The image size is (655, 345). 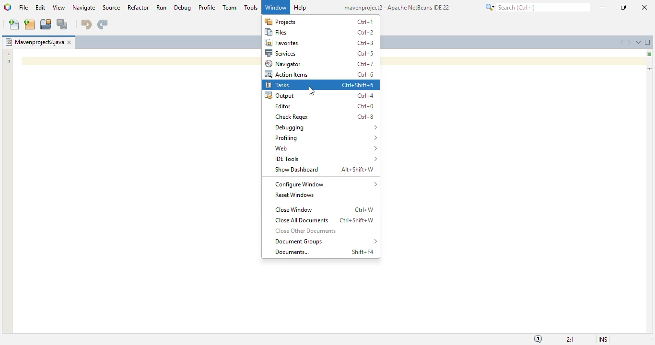 I want to click on documents, so click(x=292, y=252).